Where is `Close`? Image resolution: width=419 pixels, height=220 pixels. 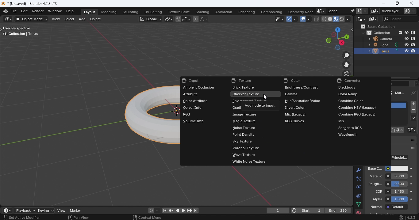
Close is located at coordinates (411, 4).